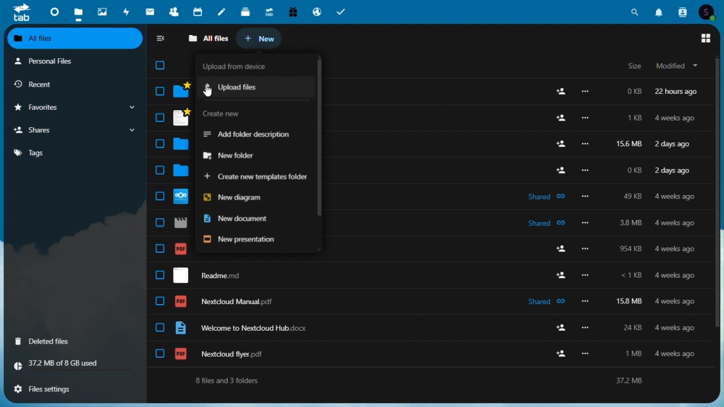  Describe the element at coordinates (674, 172) in the screenshot. I see `2 days ago` at that location.